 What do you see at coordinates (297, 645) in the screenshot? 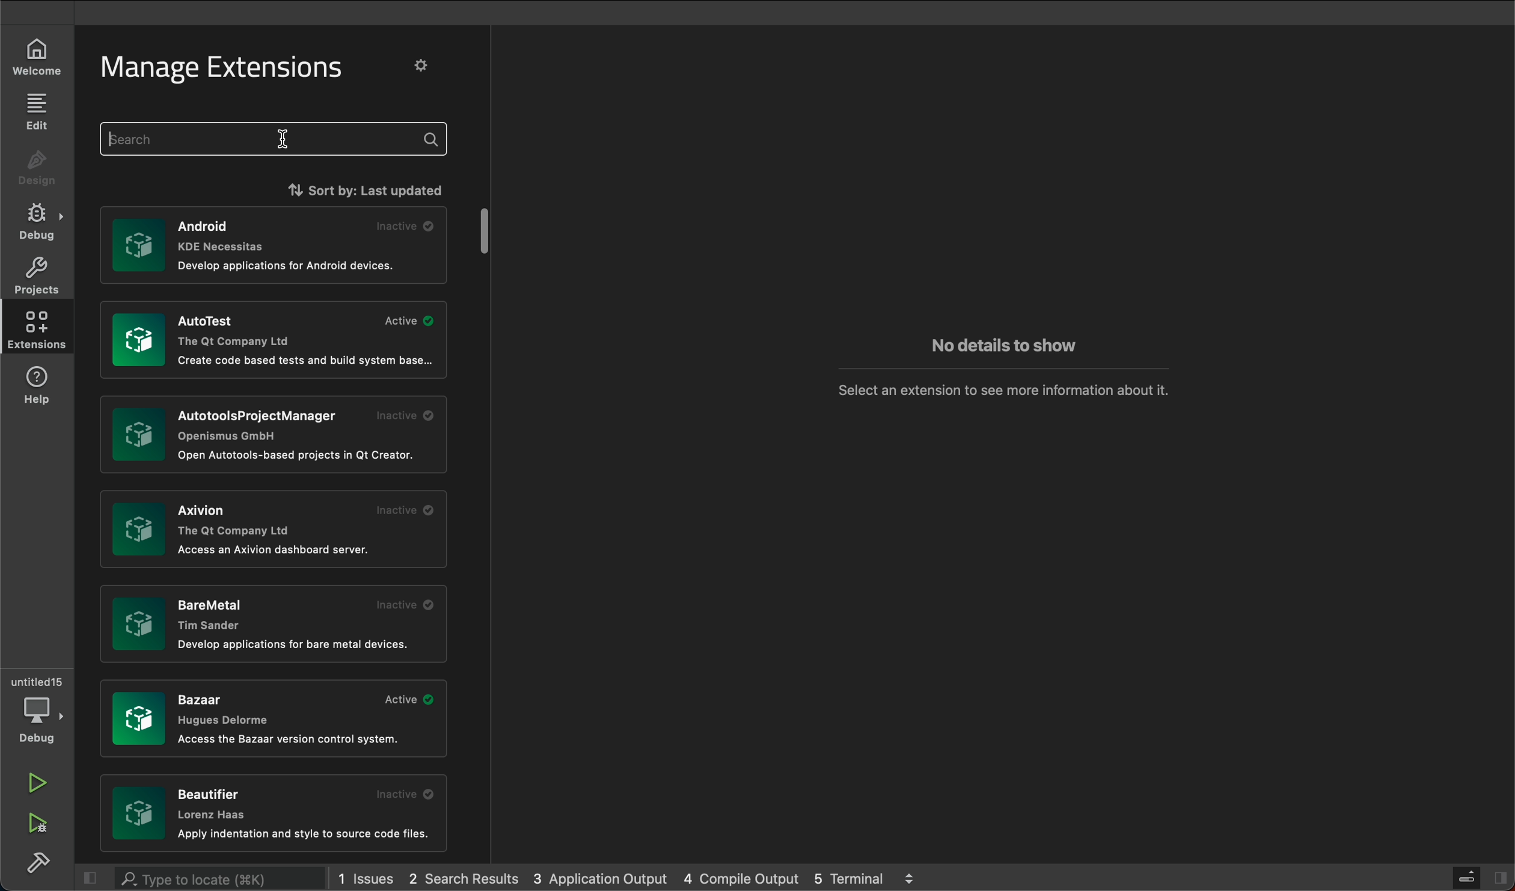
I see `extension text` at bounding box center [297, 645].